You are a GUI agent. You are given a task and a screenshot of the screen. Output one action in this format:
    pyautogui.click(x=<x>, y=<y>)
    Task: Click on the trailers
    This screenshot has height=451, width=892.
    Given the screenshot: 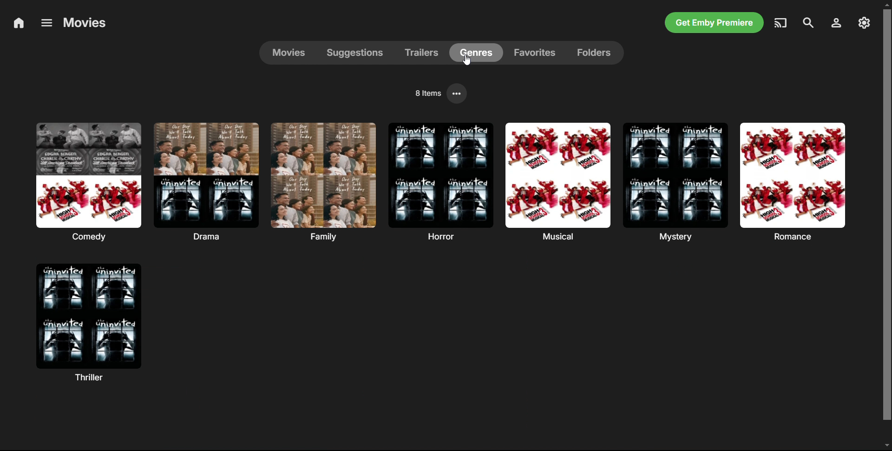 What is the action you would take?
    pyautogui.click(x=426, y=53)
    